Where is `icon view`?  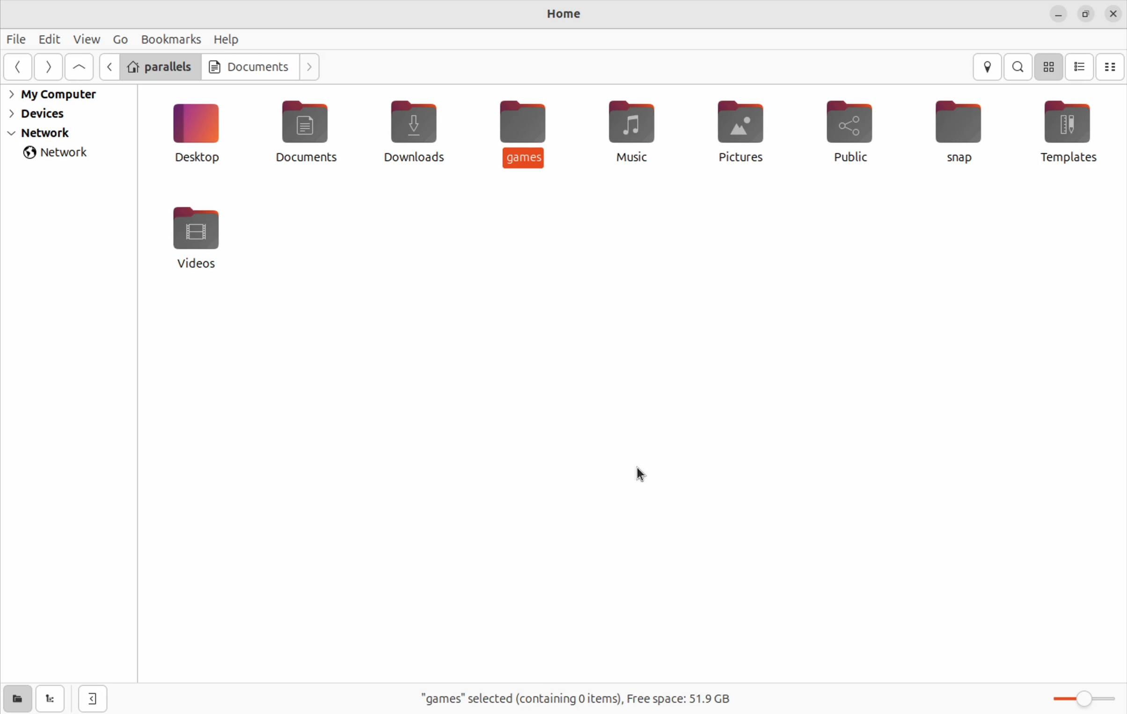 icon view is located at coordinates (1050, 67).